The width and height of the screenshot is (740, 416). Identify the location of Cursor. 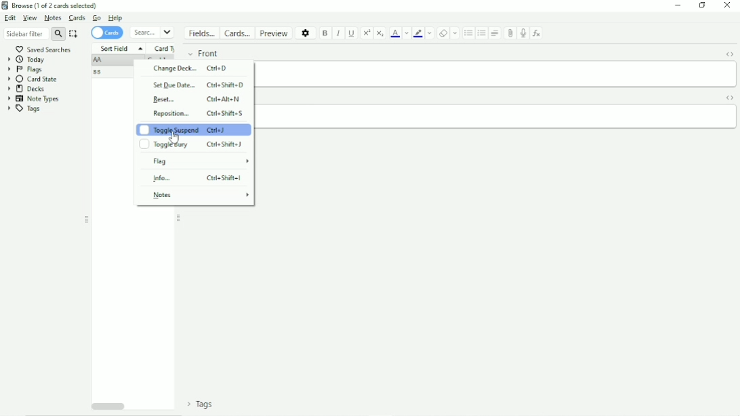
(176, 138).